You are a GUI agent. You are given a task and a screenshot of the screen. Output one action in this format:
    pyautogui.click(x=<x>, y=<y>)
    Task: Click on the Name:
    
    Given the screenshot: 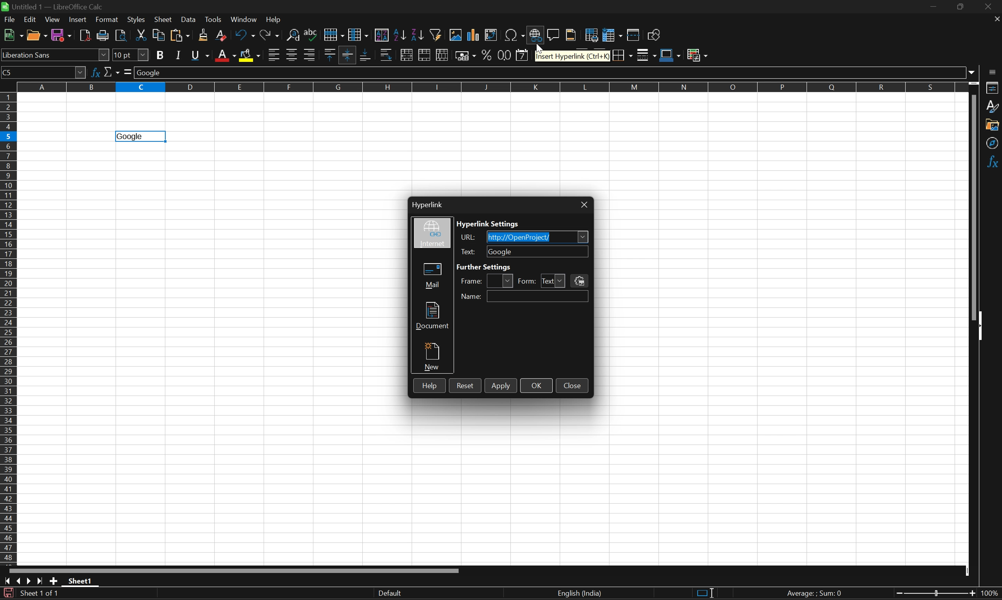 What is the action you would take?
    pyautogui.click(x=474, y=297)
    